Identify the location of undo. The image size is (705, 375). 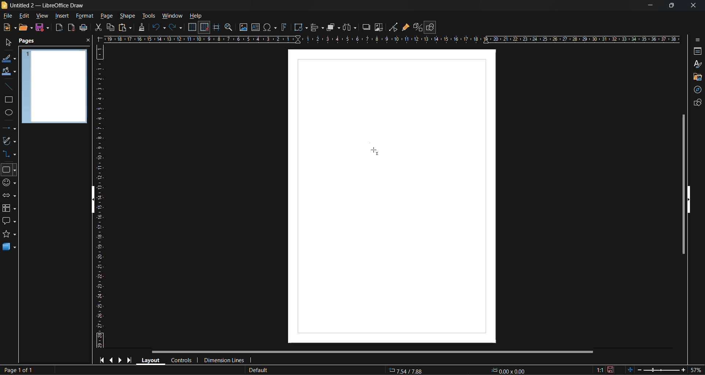
(159, 28).